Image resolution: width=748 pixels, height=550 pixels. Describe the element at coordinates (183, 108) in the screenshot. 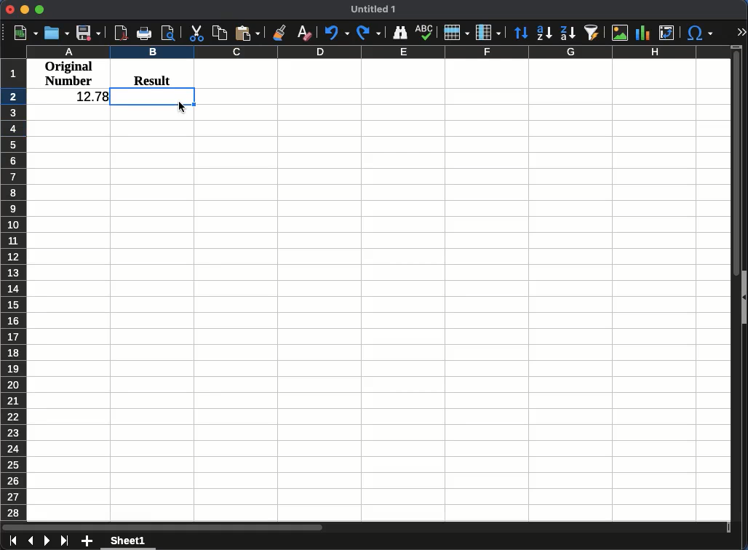

I see `cursor` at that location.